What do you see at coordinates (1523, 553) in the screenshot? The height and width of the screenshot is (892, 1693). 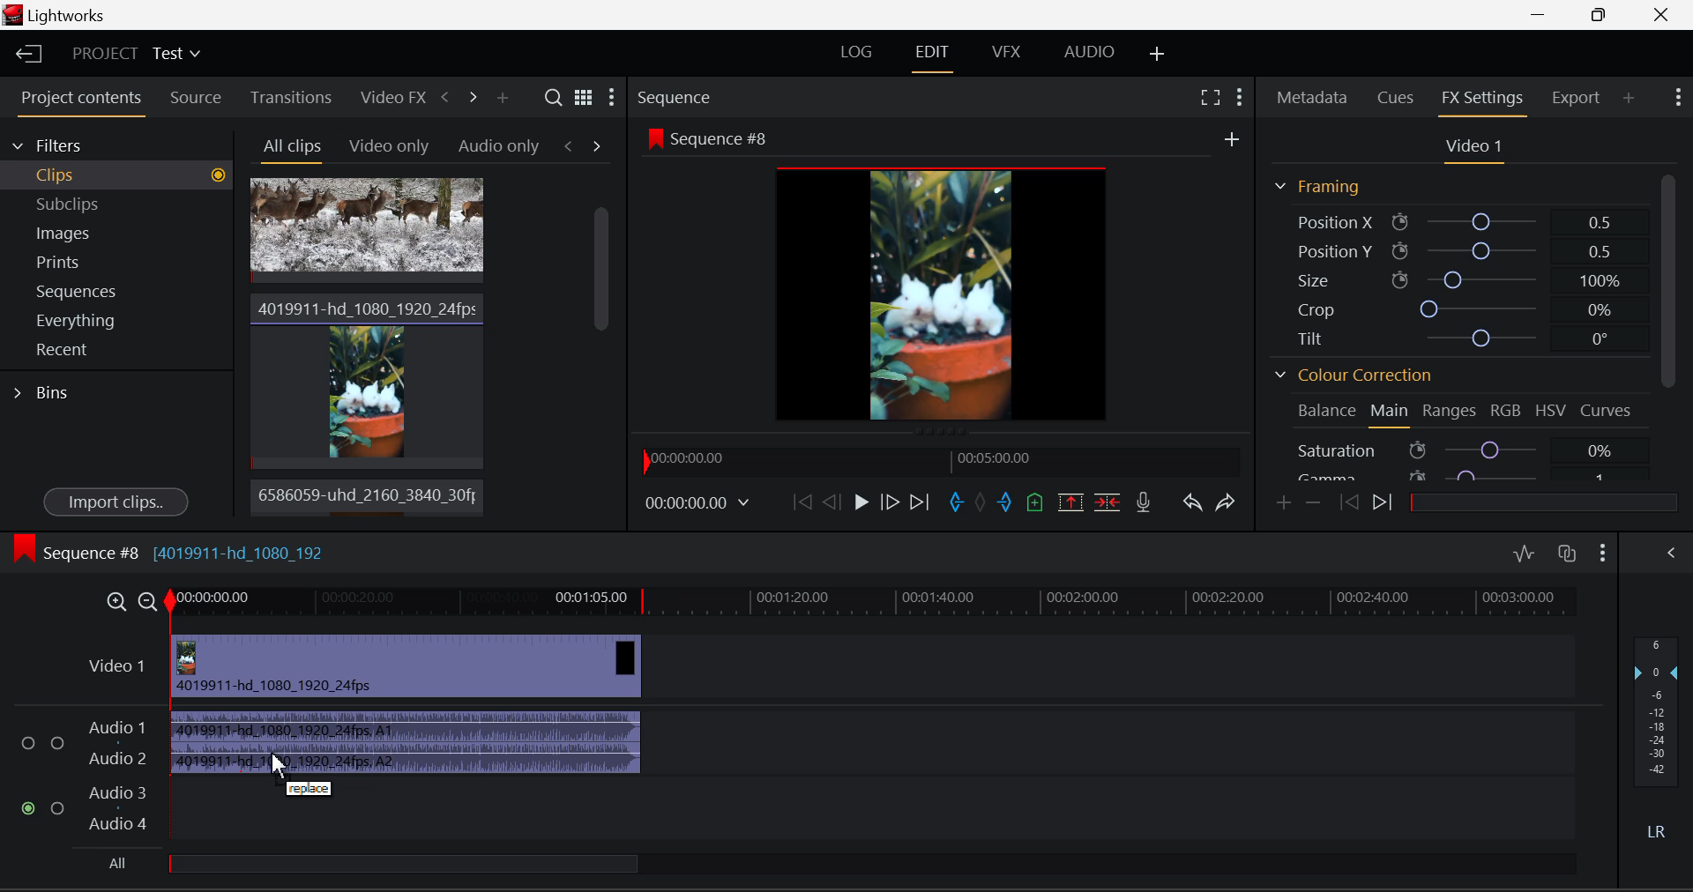 I see `Toggle audio levels editing` at bounding box center [1523, 553].